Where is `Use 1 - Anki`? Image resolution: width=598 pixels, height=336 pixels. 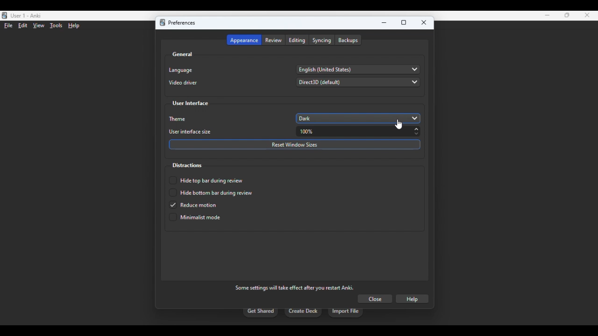 Use 1 - Anki is located at coordinates (26, 16).